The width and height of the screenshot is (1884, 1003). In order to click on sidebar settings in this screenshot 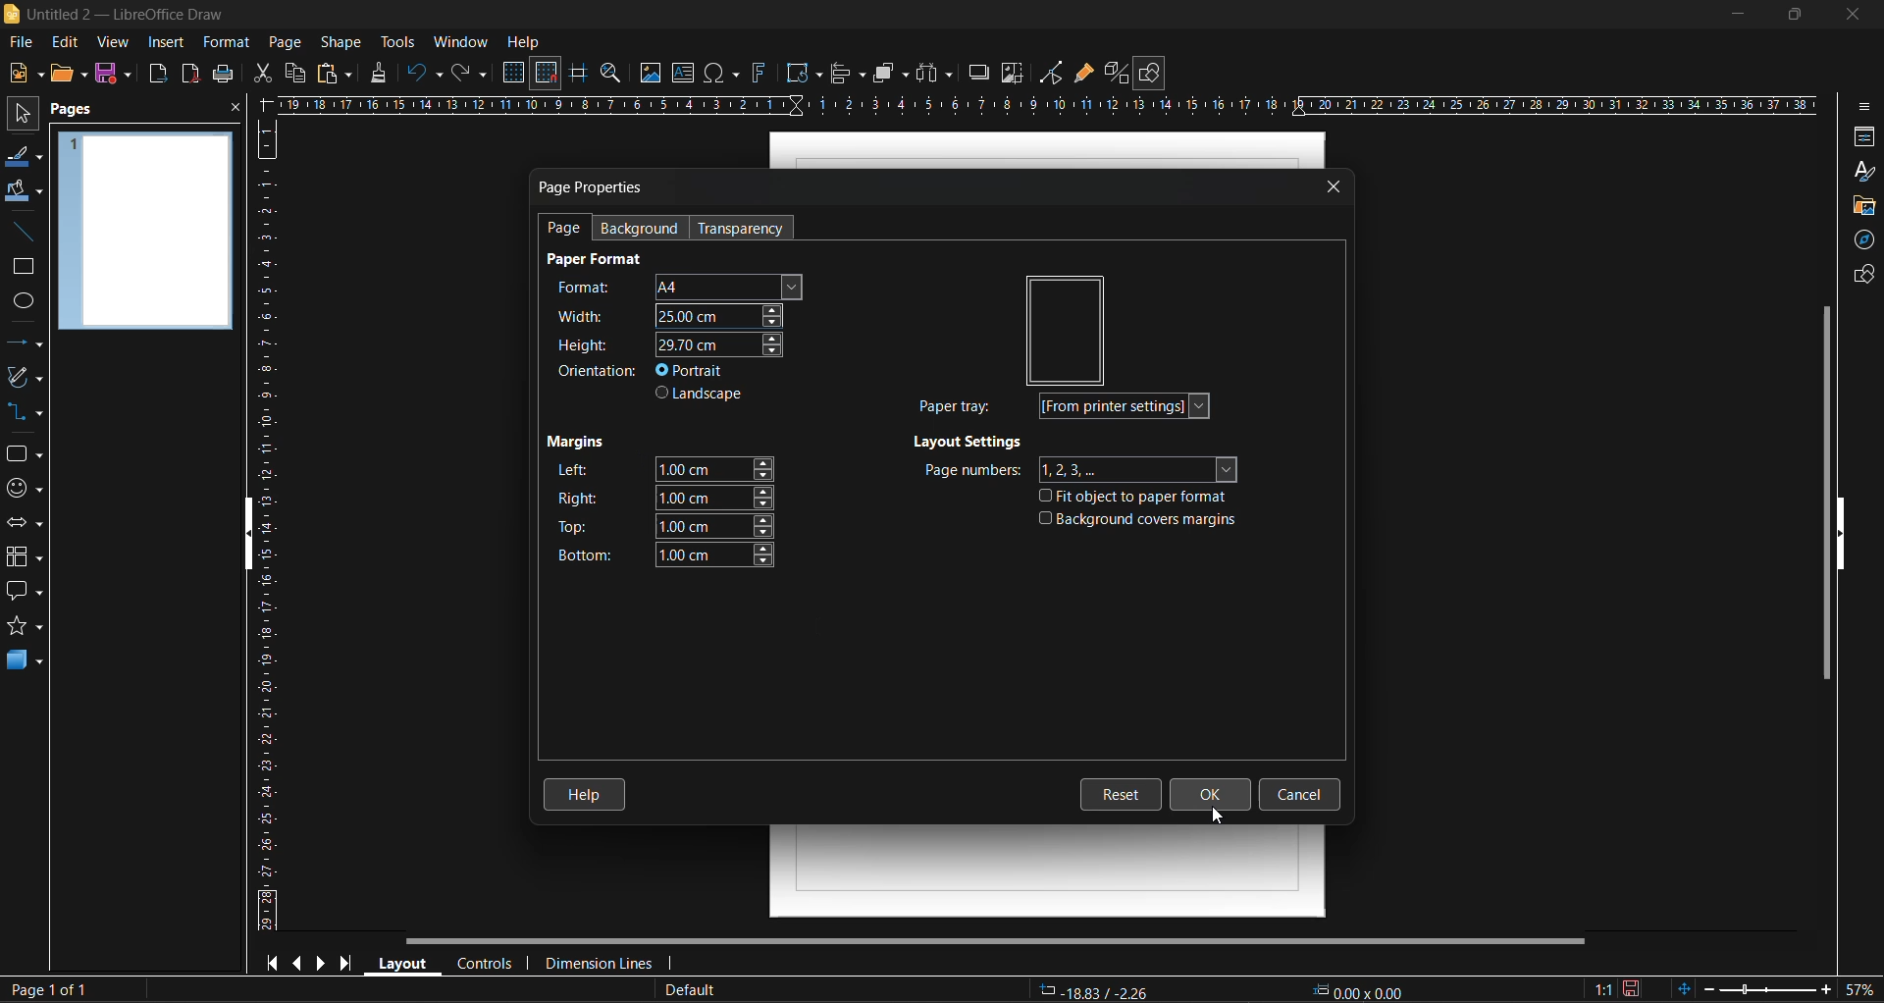, I will do `click(1867, 107)`.